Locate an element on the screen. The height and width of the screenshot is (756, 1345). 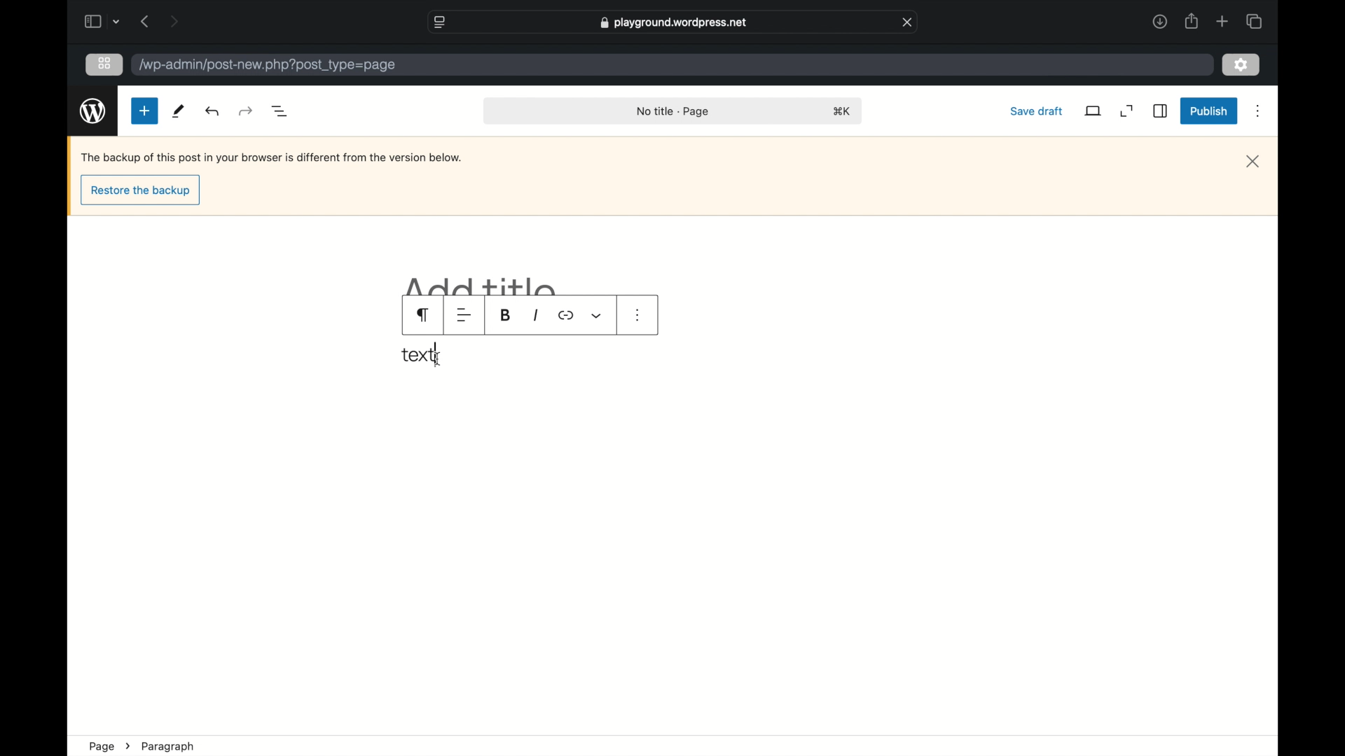
paragraph is located at coordinates (169, 747).